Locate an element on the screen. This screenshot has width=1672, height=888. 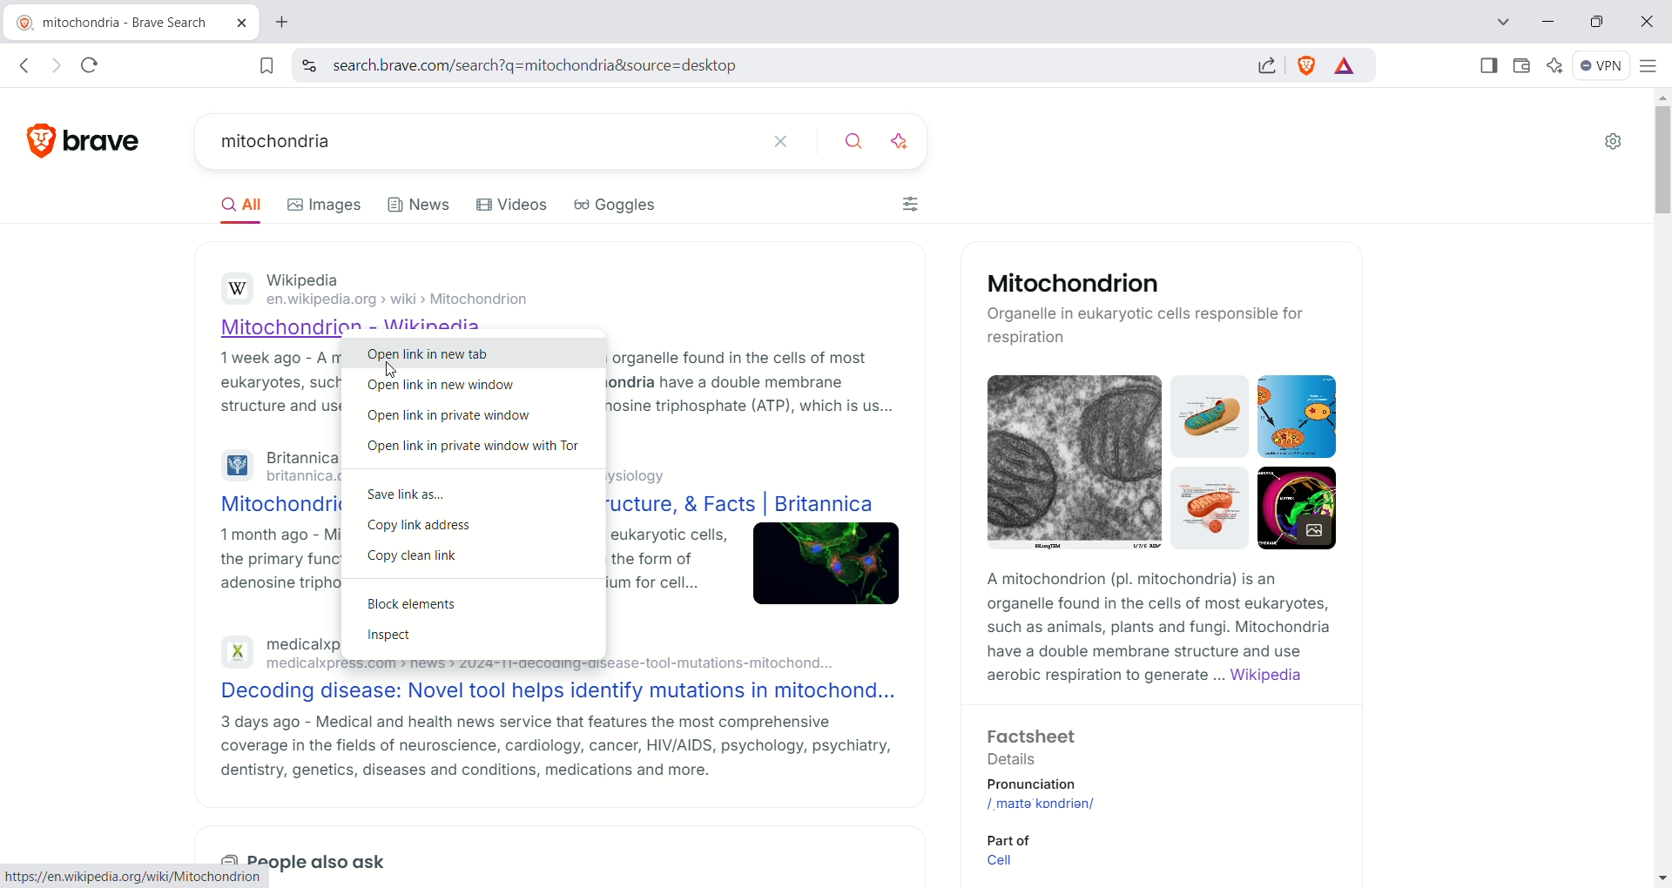
open link in private window is located at coordinates (448, 417).